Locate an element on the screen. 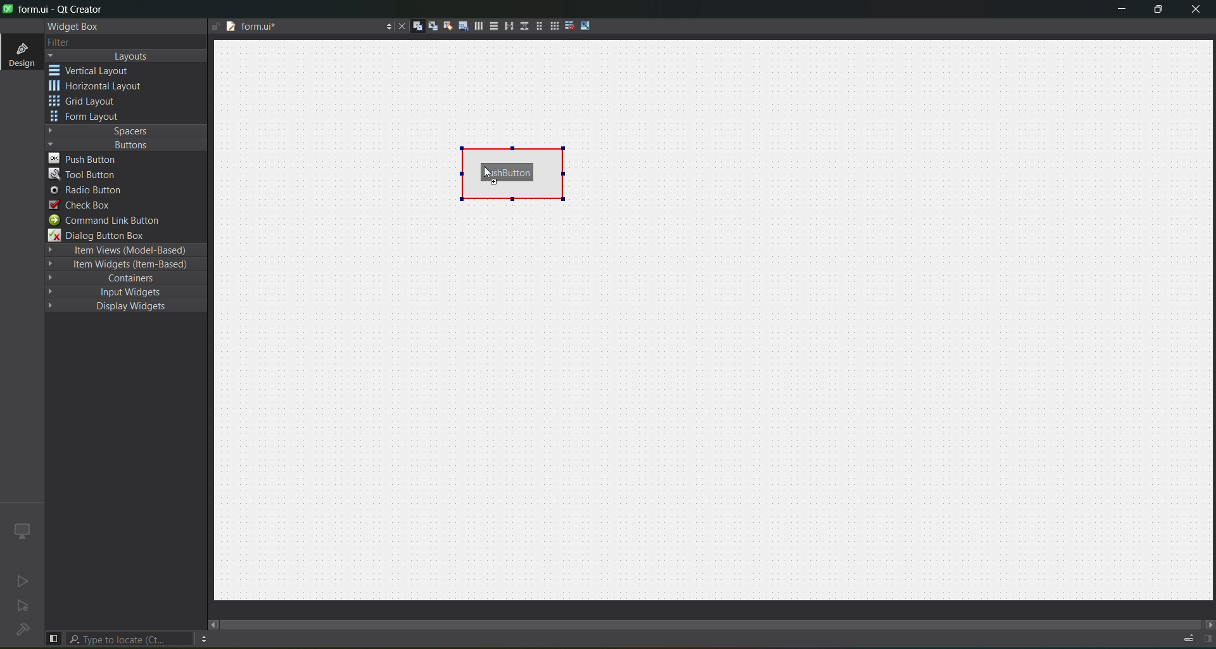 The width and height of the screenshot is (1216, 649). horizontal splitter is located at coordinates (507, 28).